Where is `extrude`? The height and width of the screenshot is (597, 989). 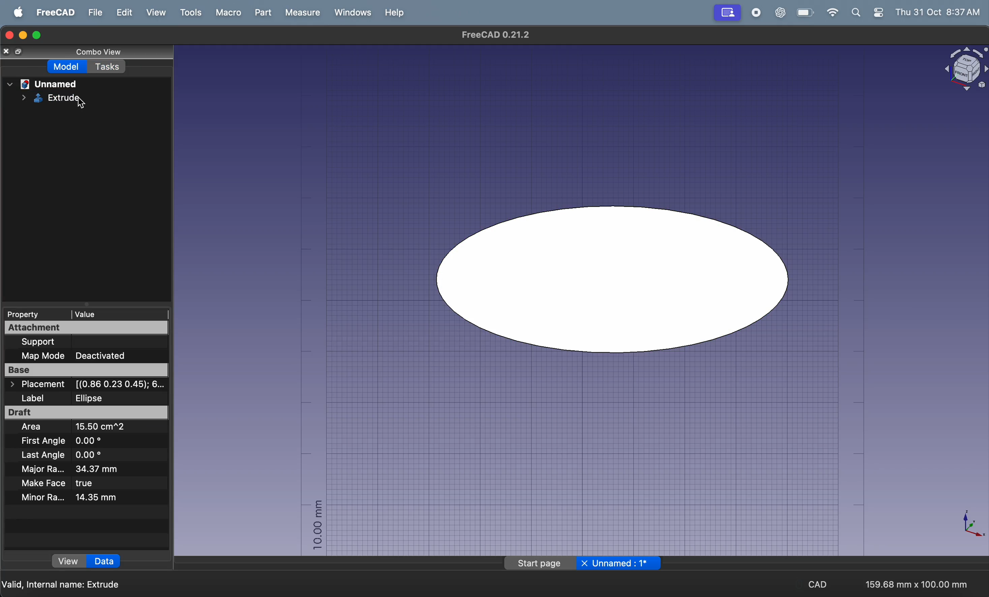 extrude is located at coordinates (59, 101).